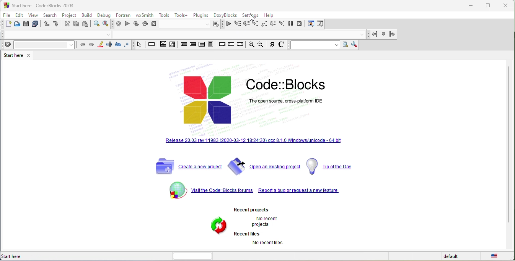  I want to click on abort, so click(155, 23).